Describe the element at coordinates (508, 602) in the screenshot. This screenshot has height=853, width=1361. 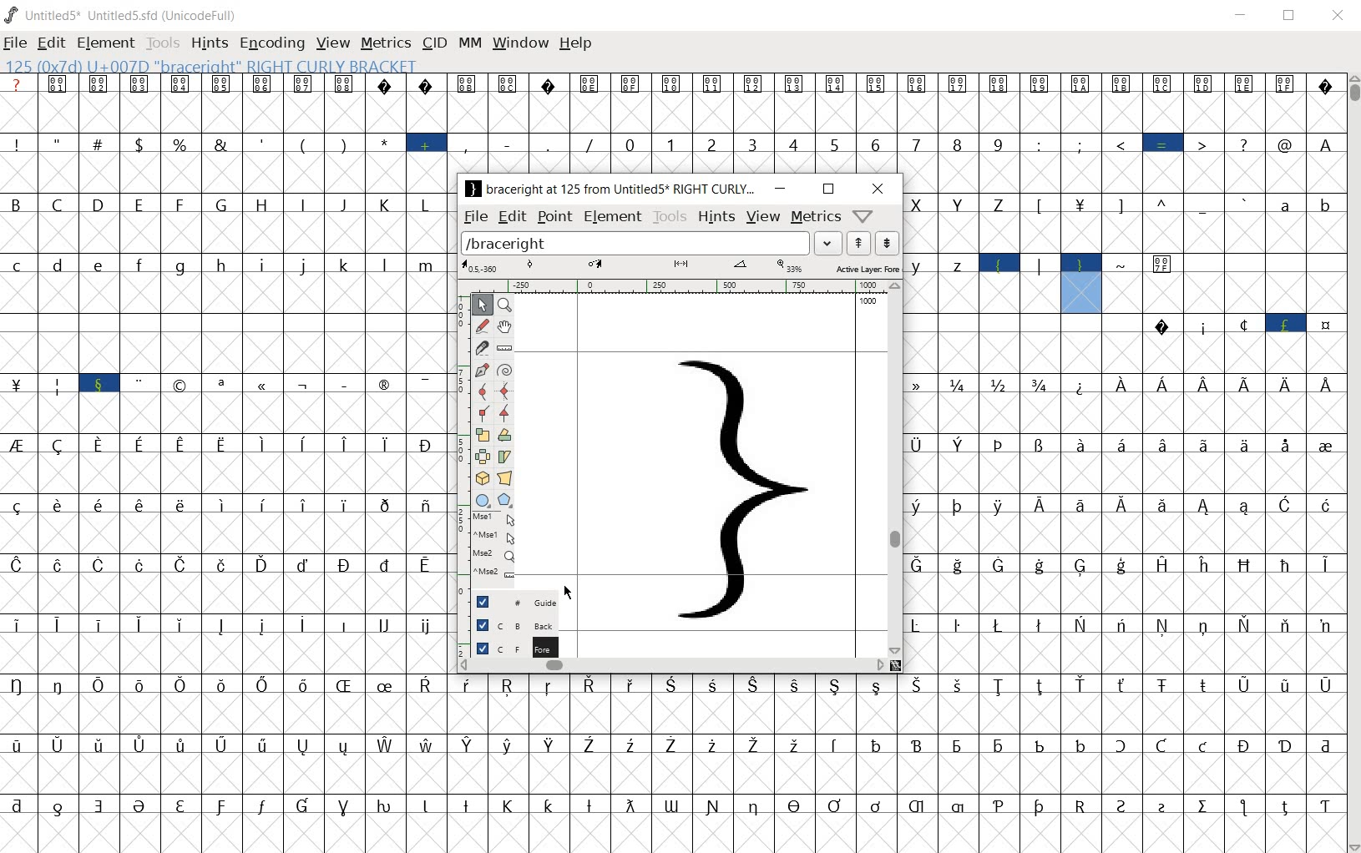
I see `Guide` at that location.